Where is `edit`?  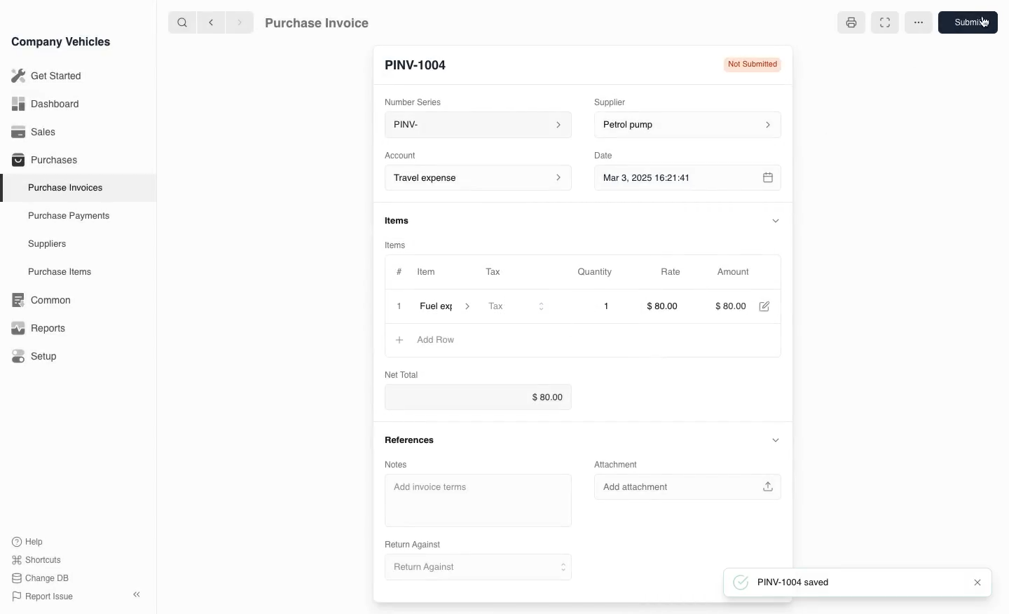
edit is located at coordinates (766, 307).